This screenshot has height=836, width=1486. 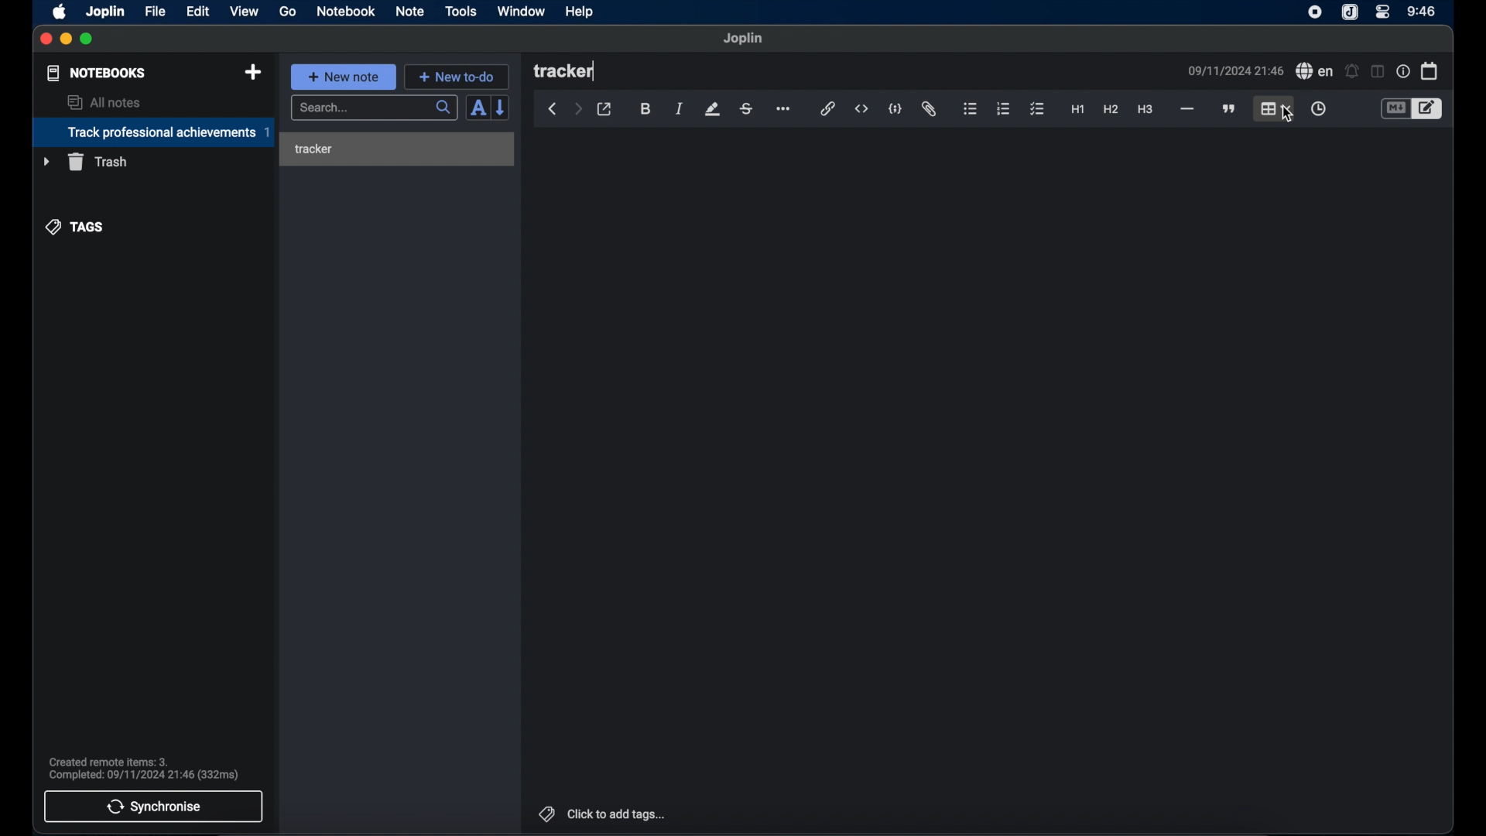 What do you see at coordinates (88, 39) in the screenshot?
I see `maximize` at bounding box center [88, 39].